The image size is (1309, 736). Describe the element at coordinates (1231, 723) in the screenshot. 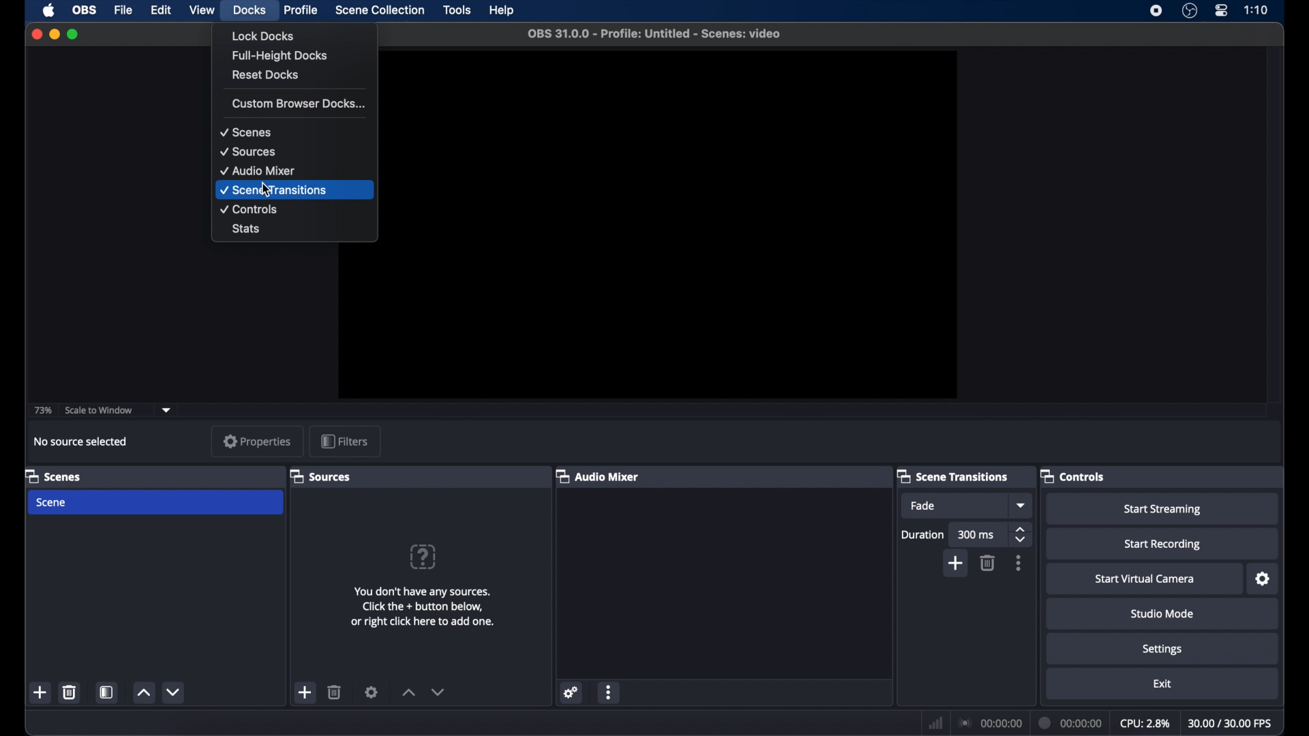

I see `fps` at that location.